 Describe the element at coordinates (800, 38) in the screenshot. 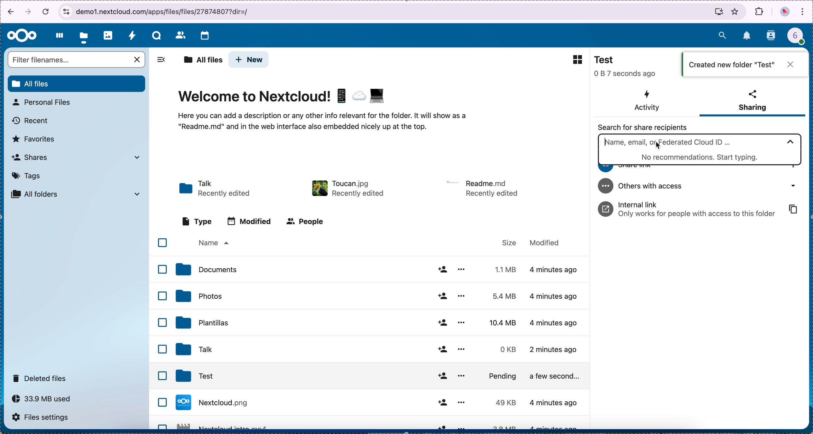

I see `profile` at that location.